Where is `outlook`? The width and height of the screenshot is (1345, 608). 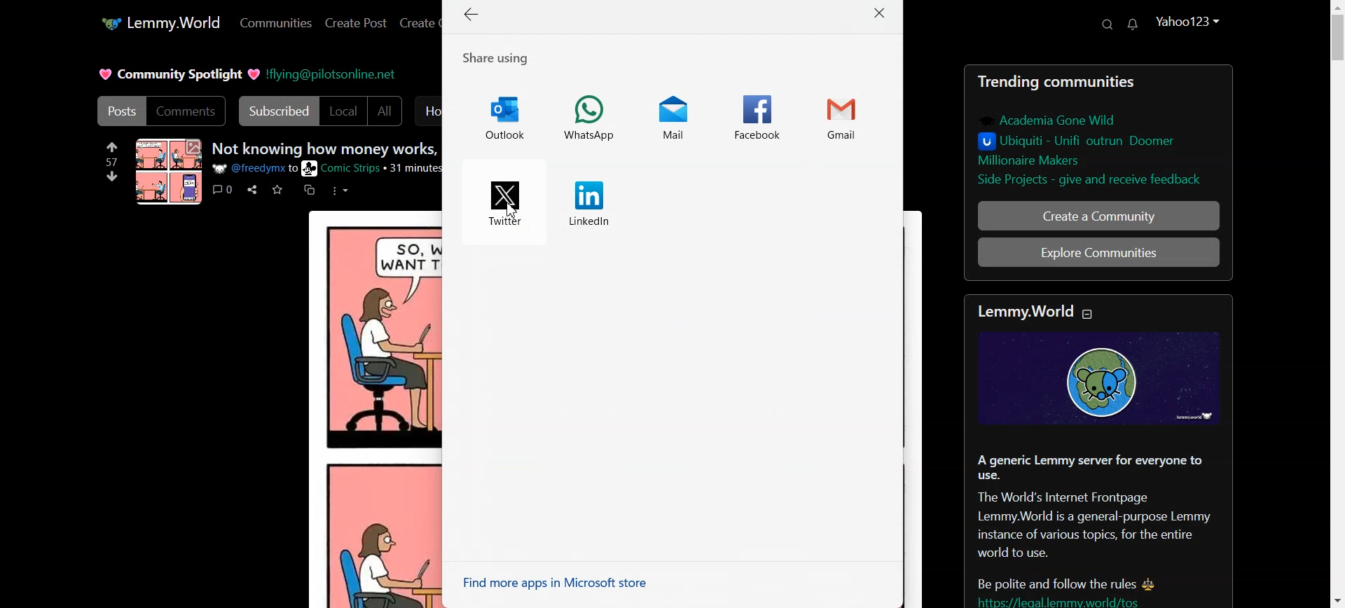
outlook is located at coordinates (504, 117).